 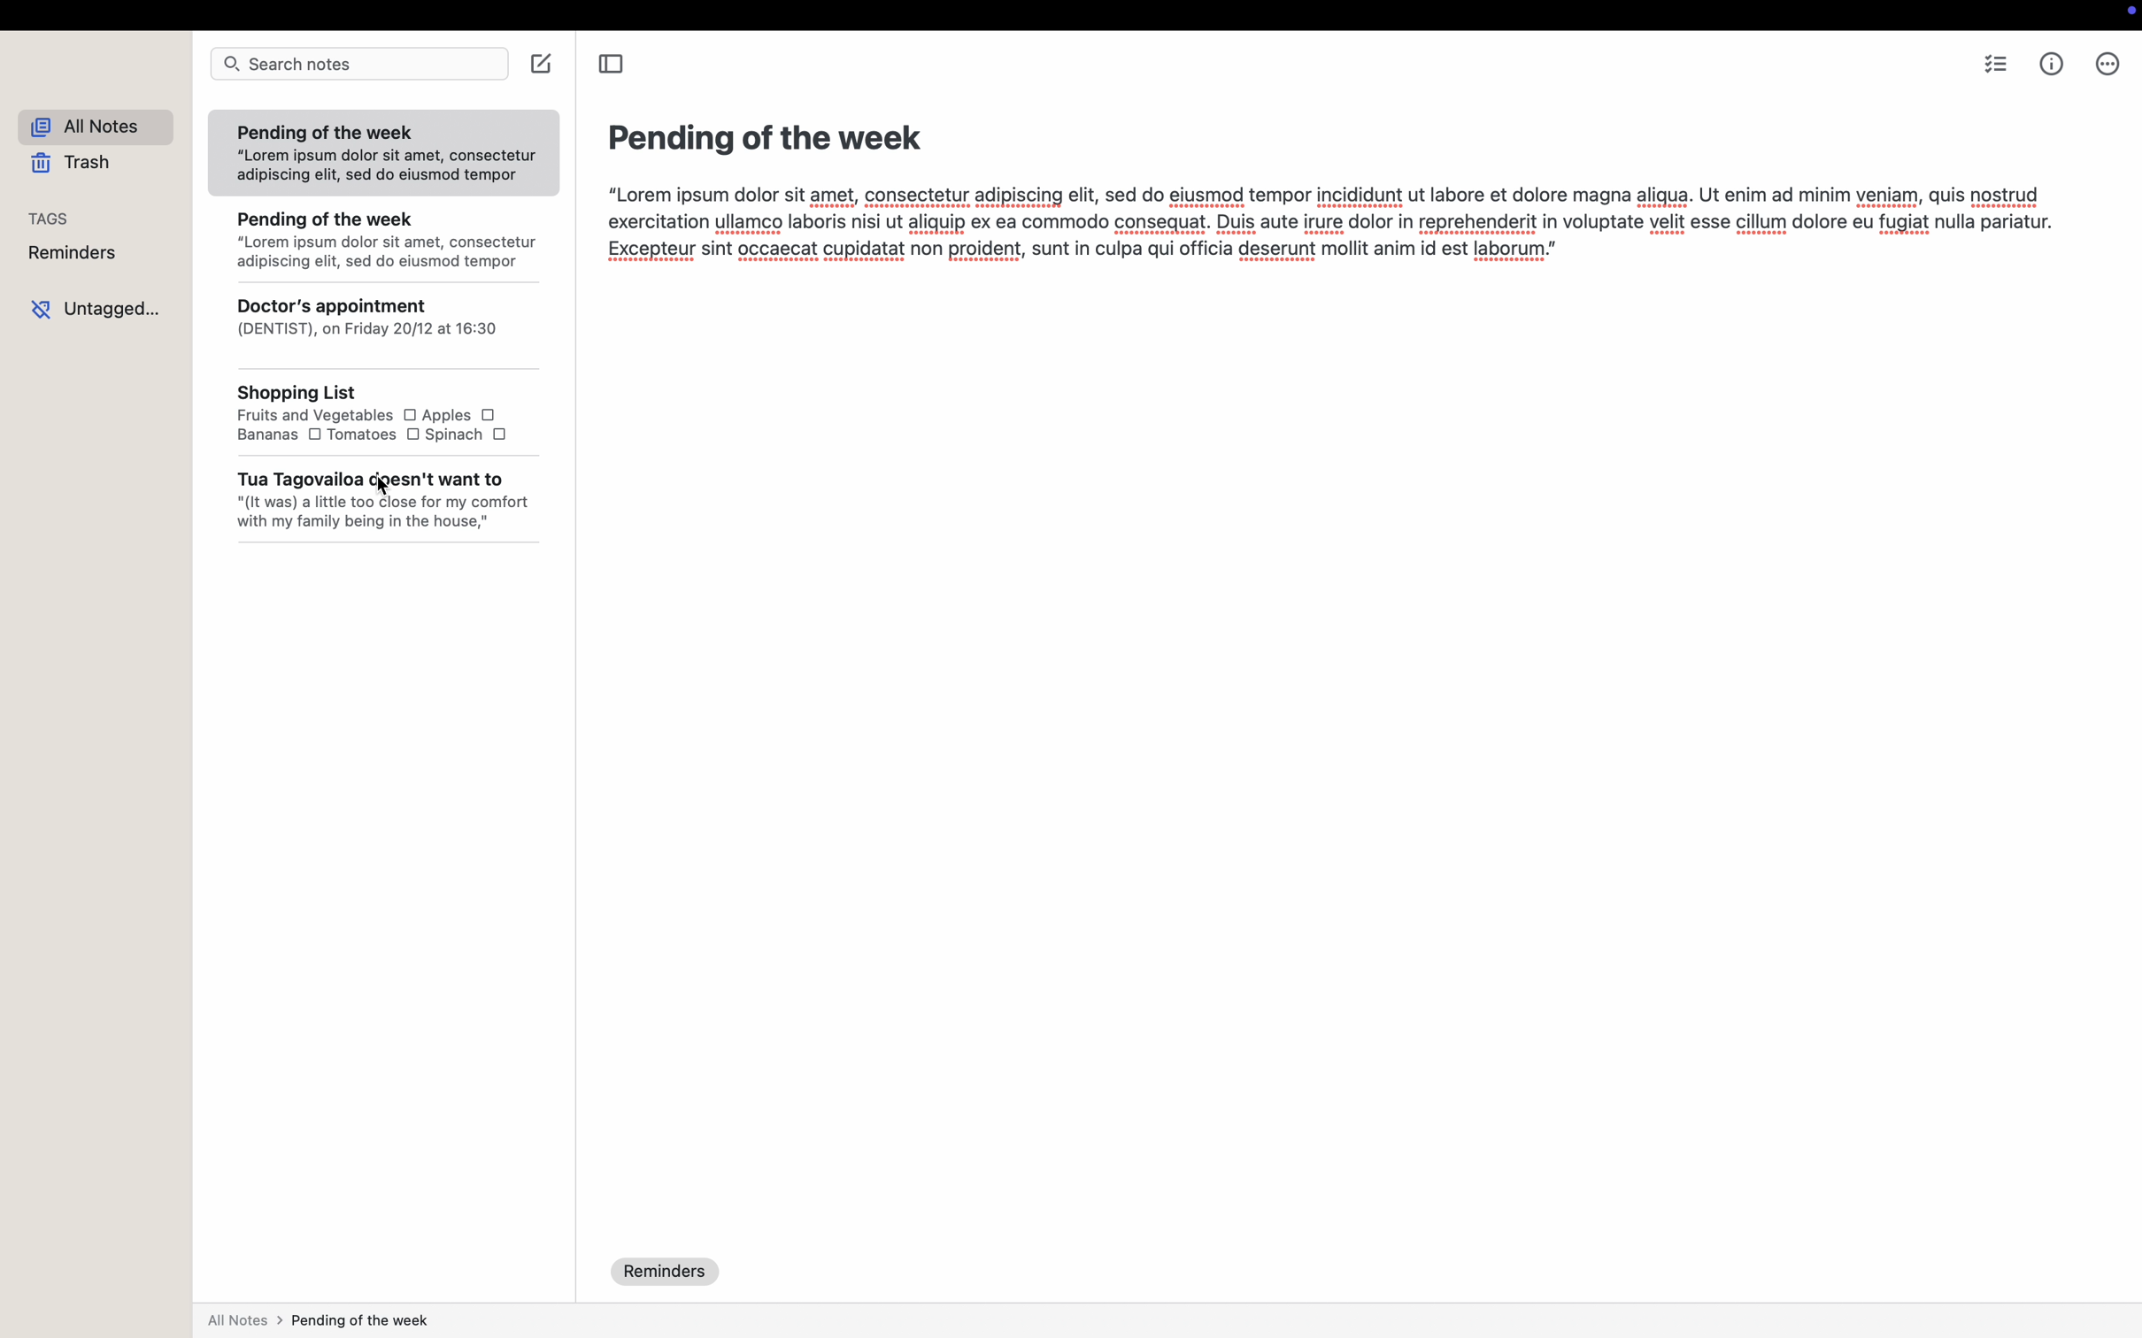 I want to click on cursor, so click(x=376, y=484).